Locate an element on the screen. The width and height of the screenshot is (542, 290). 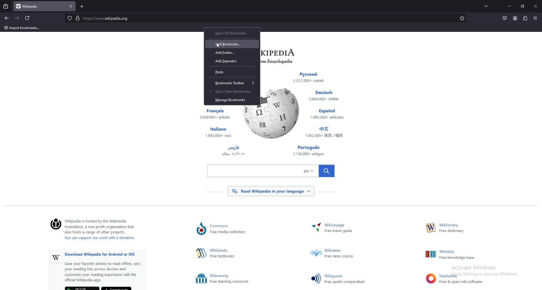
 is located at coordinates (535, 19).